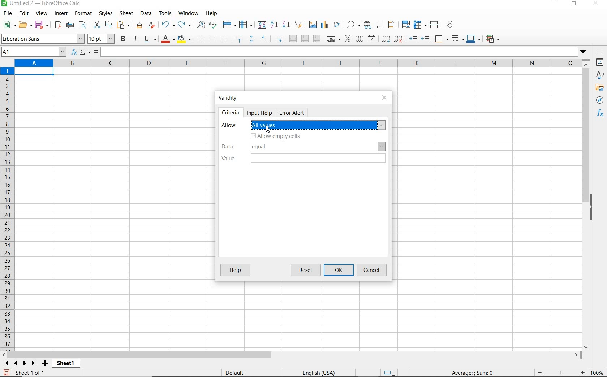 This screenshot has height=377, width=607. What do you see at coordinates (7, 373) in the screenshot?
I see `save` at bounding box center [7, 373].